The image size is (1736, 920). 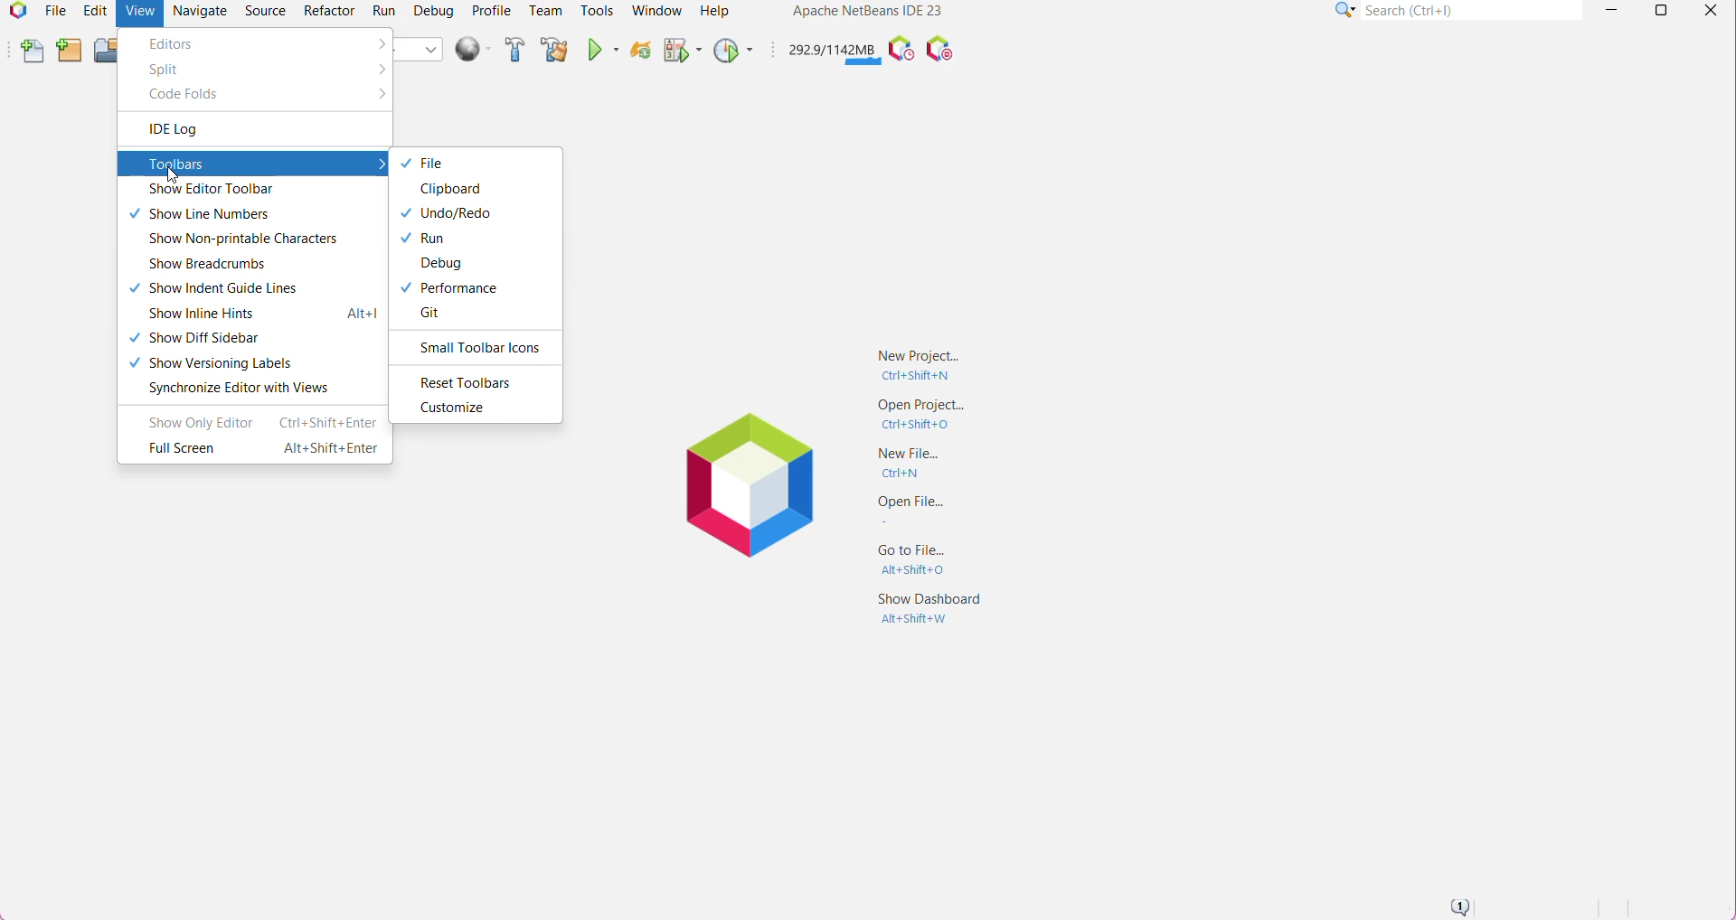 What do you see at coordinates (596, 10) in the screenshot?
I see `Tools` at bounding box center [596, 10].